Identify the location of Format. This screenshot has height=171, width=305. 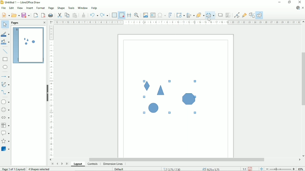
(40, 8).